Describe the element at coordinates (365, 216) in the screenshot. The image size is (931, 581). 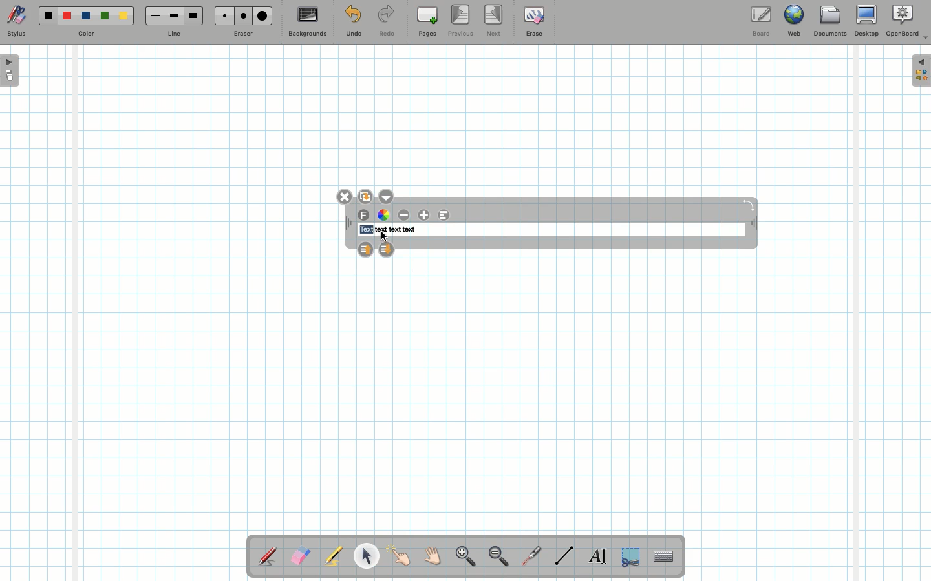
I see `Font` at that location.